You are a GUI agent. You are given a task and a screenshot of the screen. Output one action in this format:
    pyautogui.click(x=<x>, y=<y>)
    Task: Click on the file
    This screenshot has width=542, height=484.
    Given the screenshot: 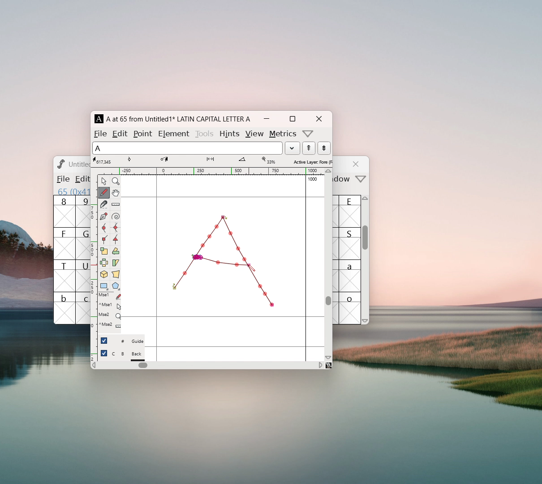 What is the action you would take?
    pyautogui.click(x=100, y=134)
    